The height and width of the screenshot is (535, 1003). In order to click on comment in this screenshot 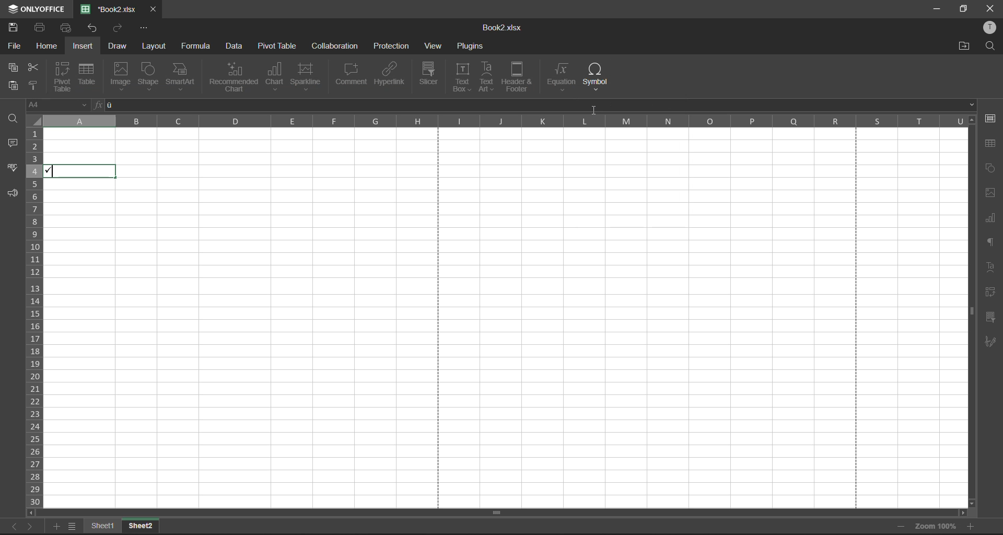, I will do `click(351, 74)`.